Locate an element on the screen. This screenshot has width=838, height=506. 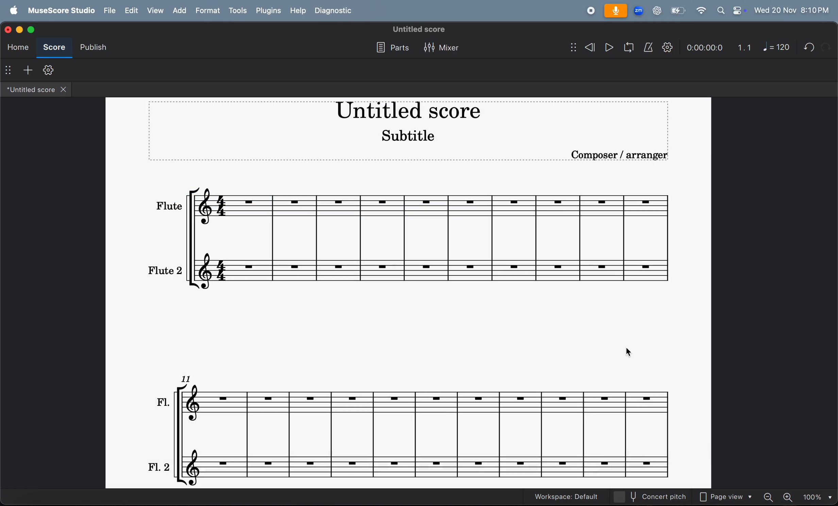
musescore studio is located at coordinates (59, 10).